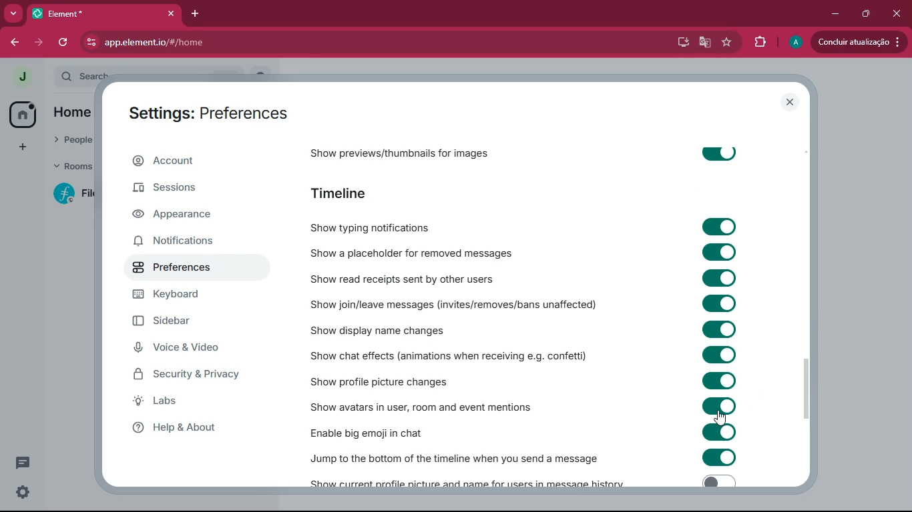  Describe the element at coordinates (805, 391) in the screenshot. I see `vertical scrollbar` at that location.